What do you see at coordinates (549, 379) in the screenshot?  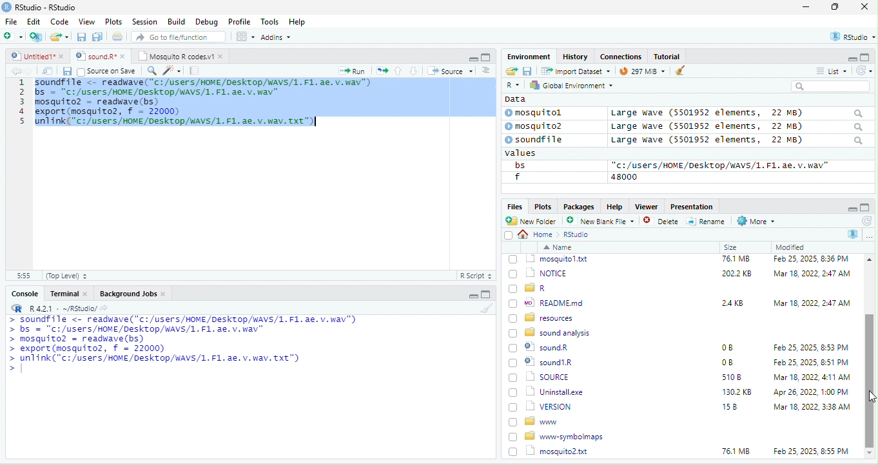 I see `wo| READMEmd` at bounding box center [549, 379].